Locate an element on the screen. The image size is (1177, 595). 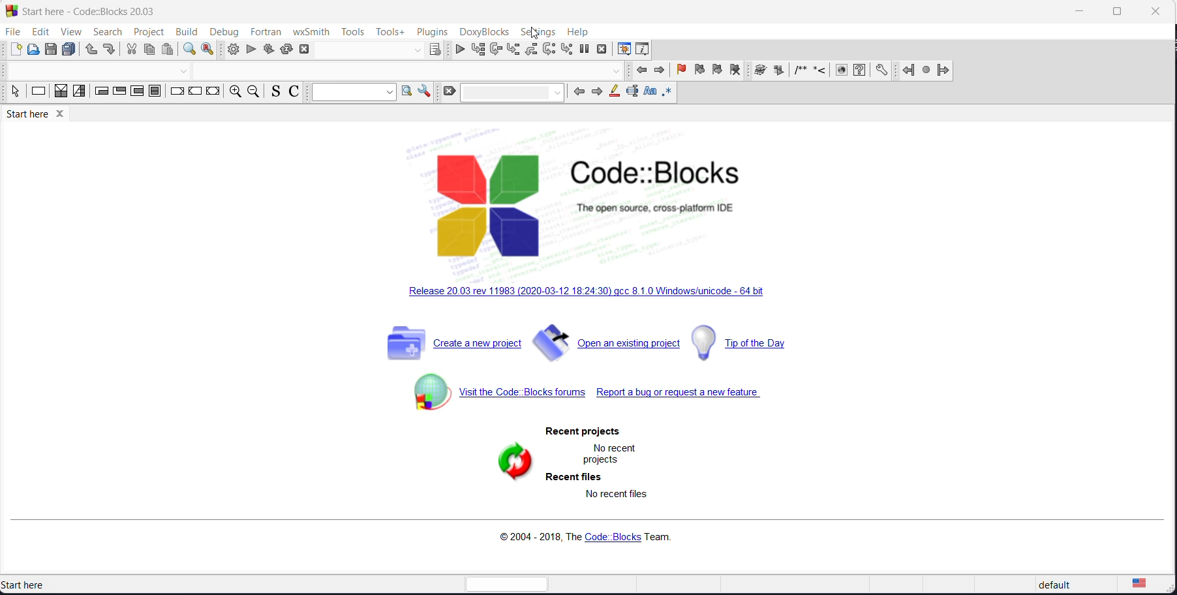
settings is located at coordinates (536, 33).